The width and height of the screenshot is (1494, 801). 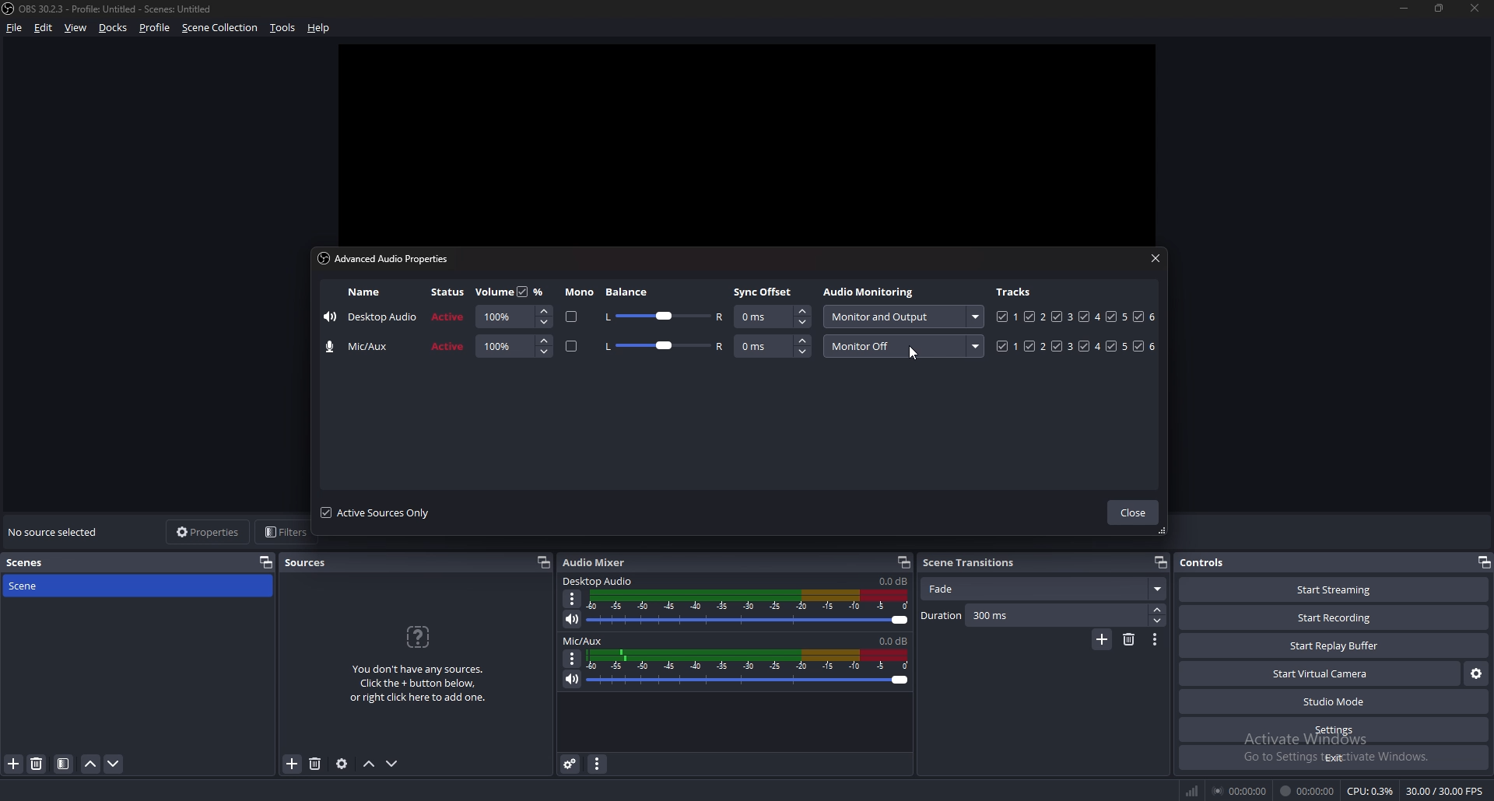 I want to click on volume, so click(x=493, y=292).